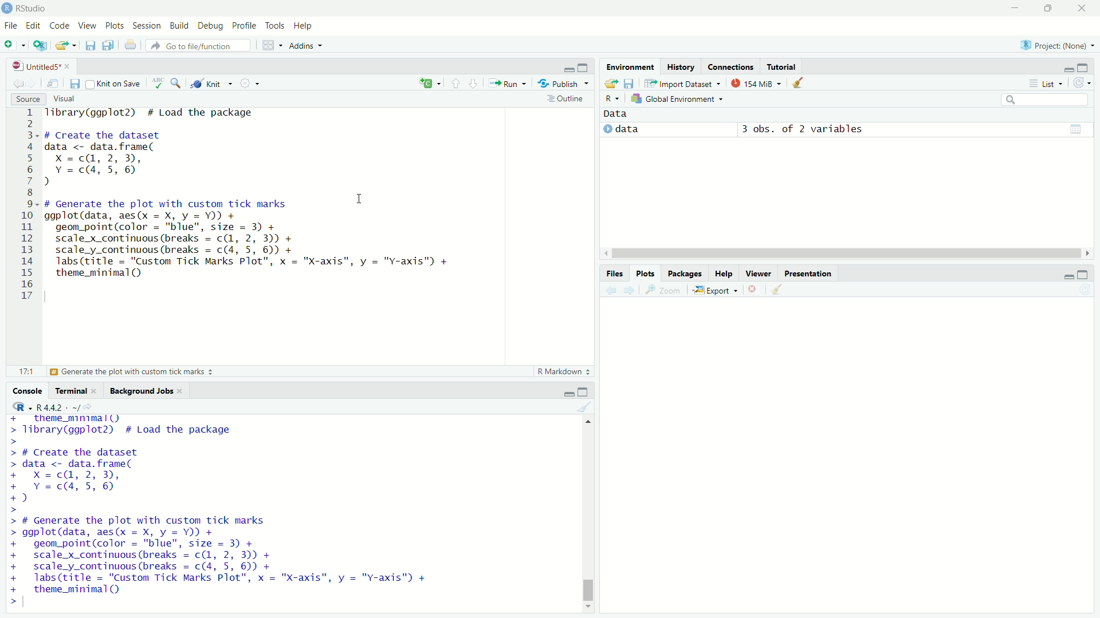 The width and height of the screenshot is (1100, 618). I want to click on environment, so click(631, 66).